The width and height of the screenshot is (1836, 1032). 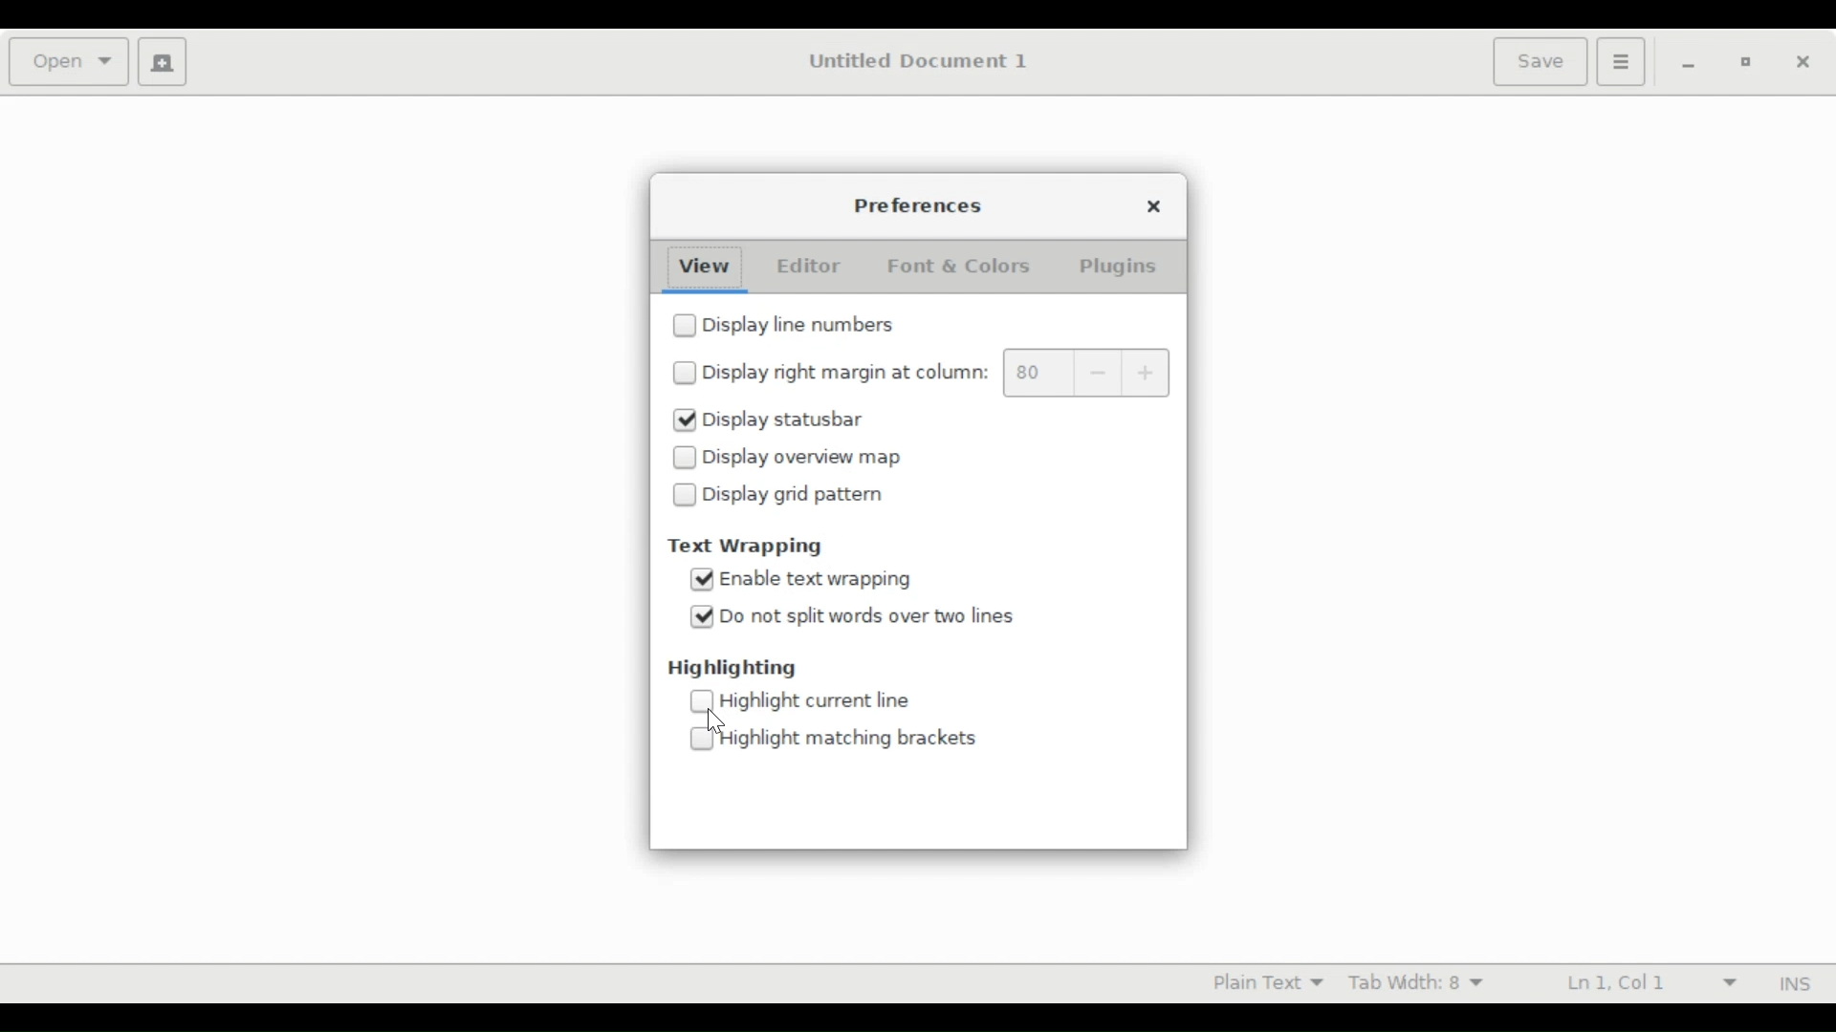 What do you see at coordinates (1752, 65) in the screenshot?
I see `Restore` at bounding box center [1752, 65].